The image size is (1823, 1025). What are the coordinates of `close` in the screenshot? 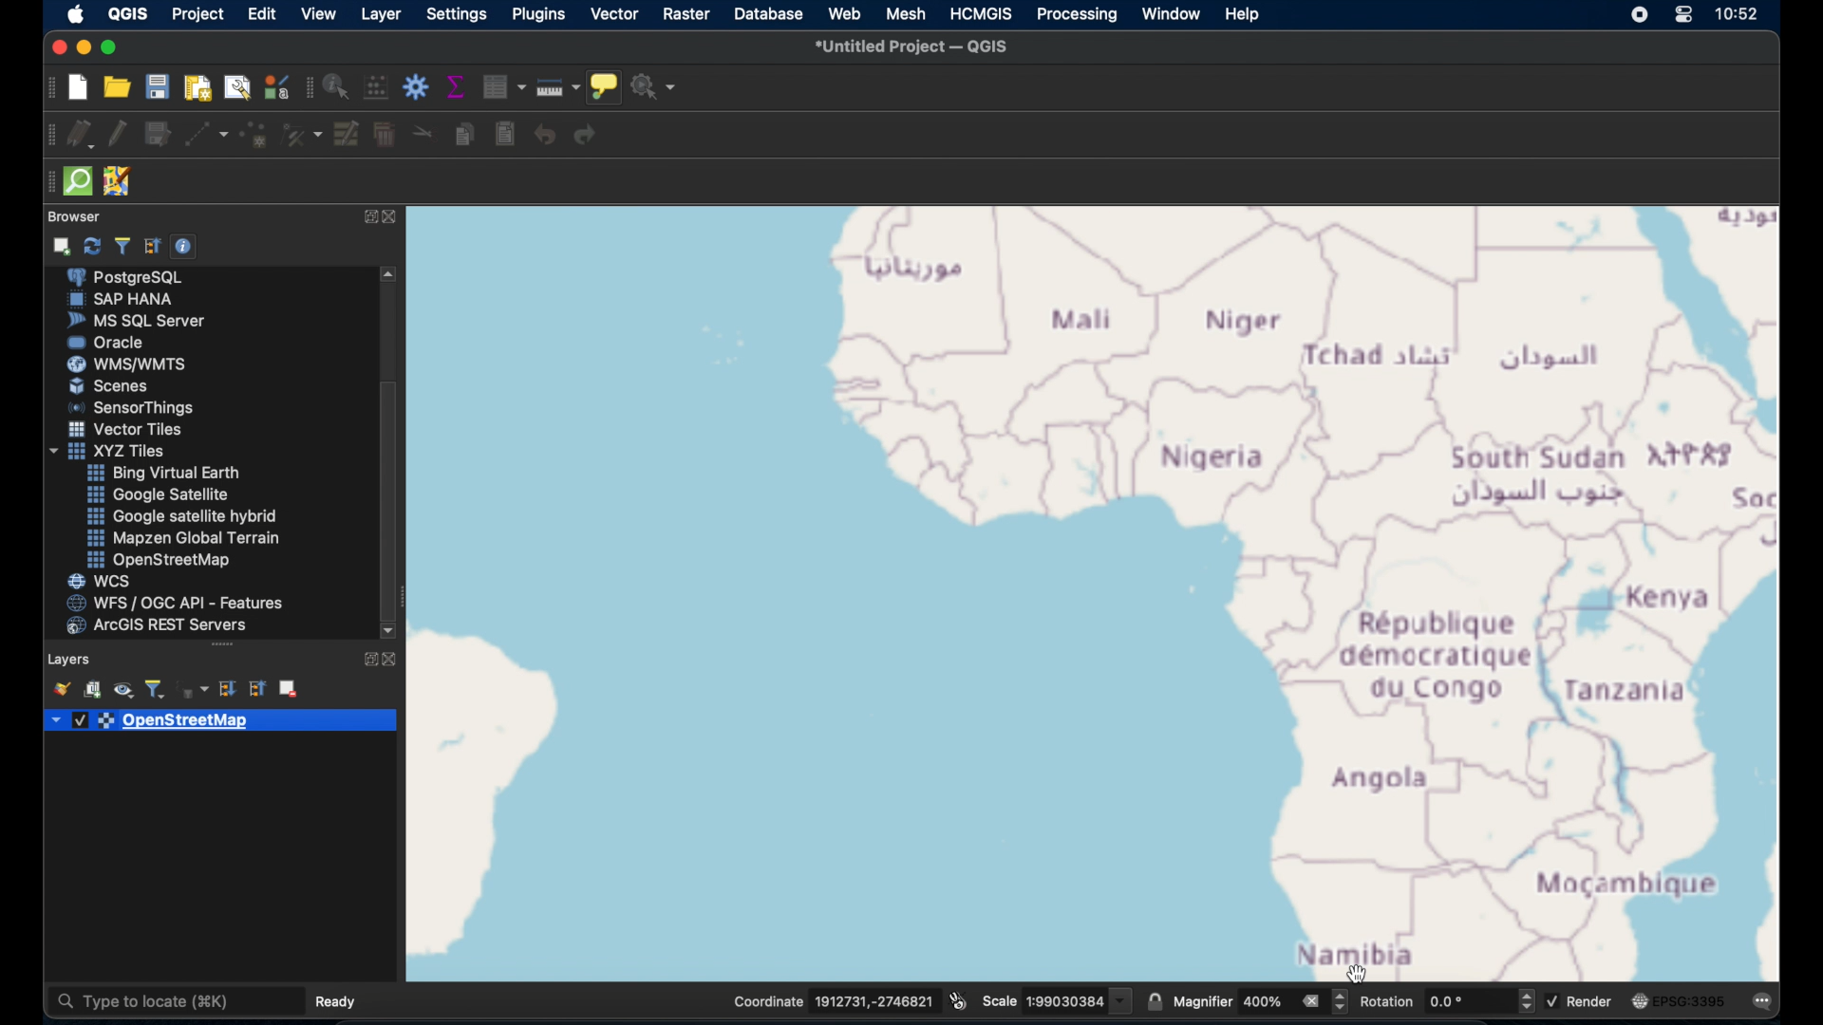 It's located at (395, 218).